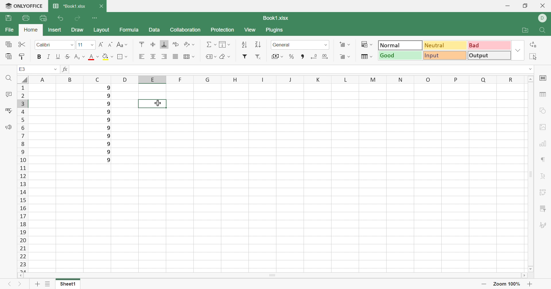  What do you see at coordinates (22, 178) in the screenshot?
I see `Row numbers` at bounding box center [22, 178].